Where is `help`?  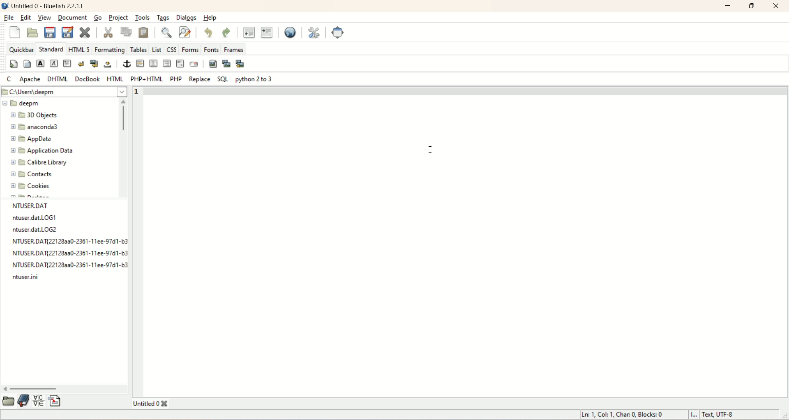 help is located at coordinates (210, 17).